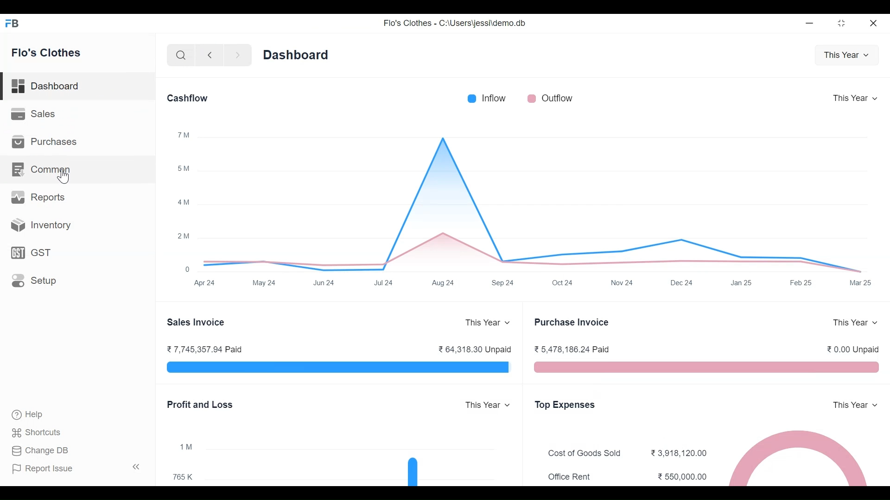 The image size is (890, 500). I want to click on Top Expenses, so click(566, 406).